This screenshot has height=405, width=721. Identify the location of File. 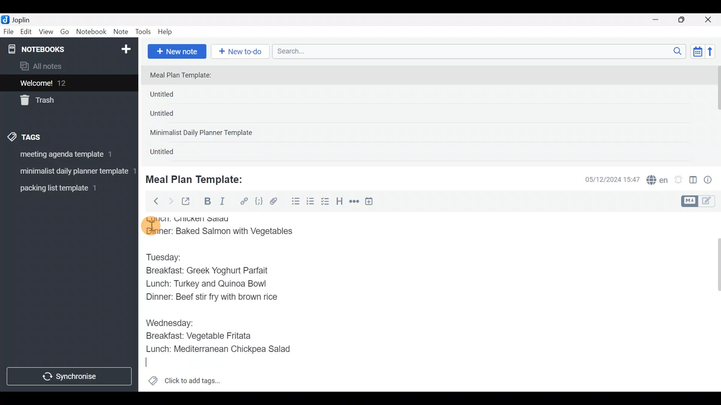
(9, 32).